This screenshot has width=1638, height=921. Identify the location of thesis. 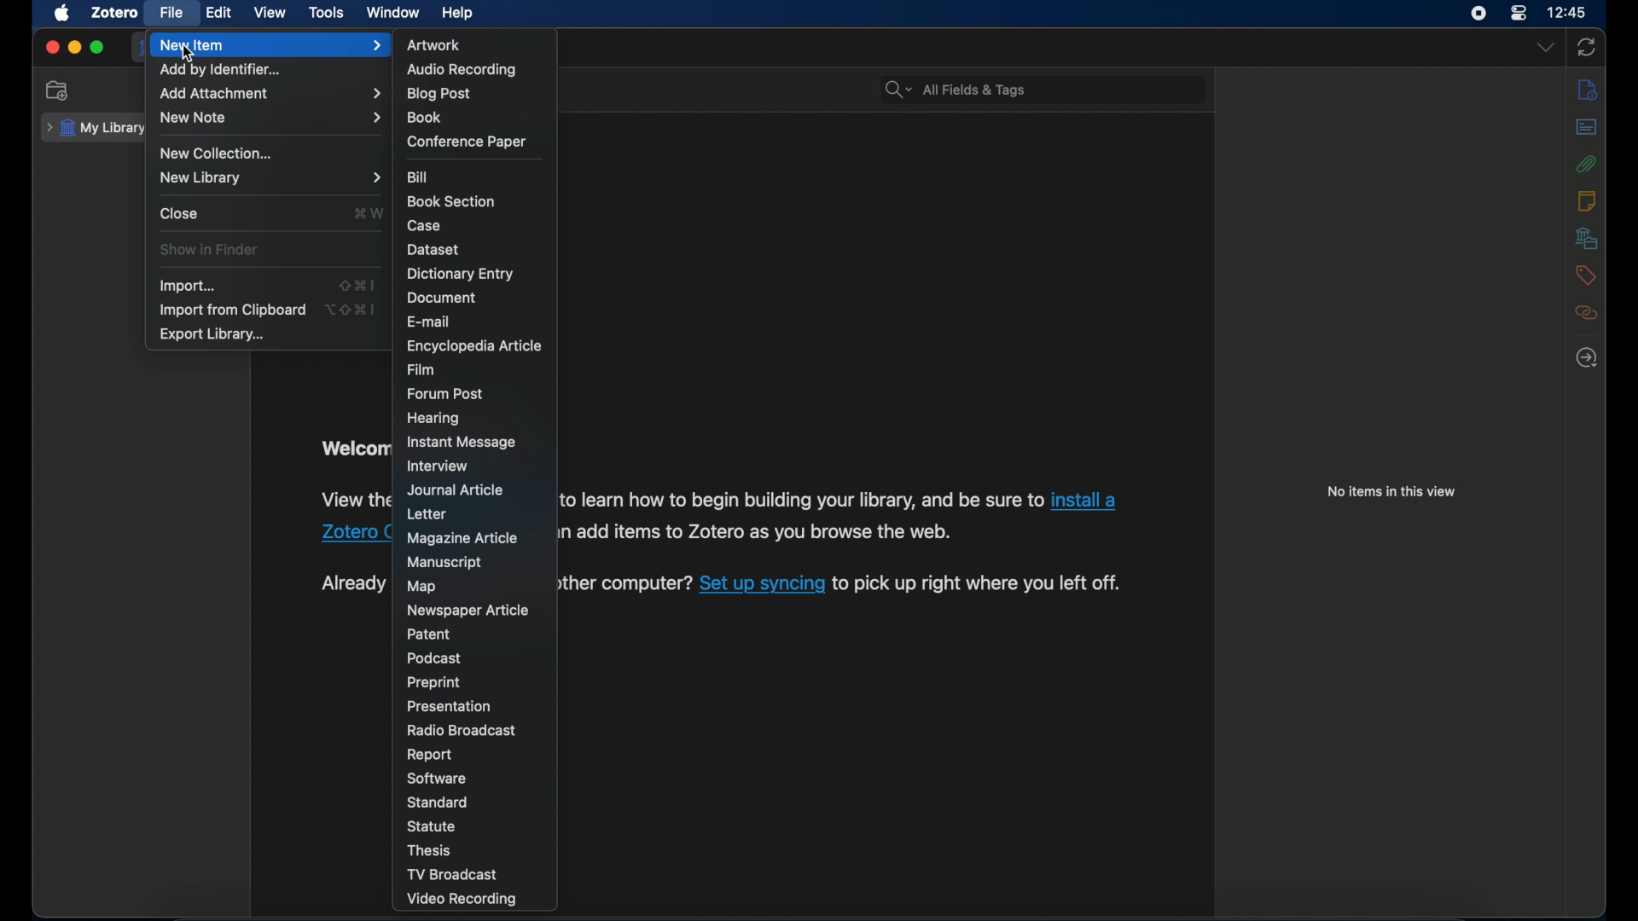
(427, 851).